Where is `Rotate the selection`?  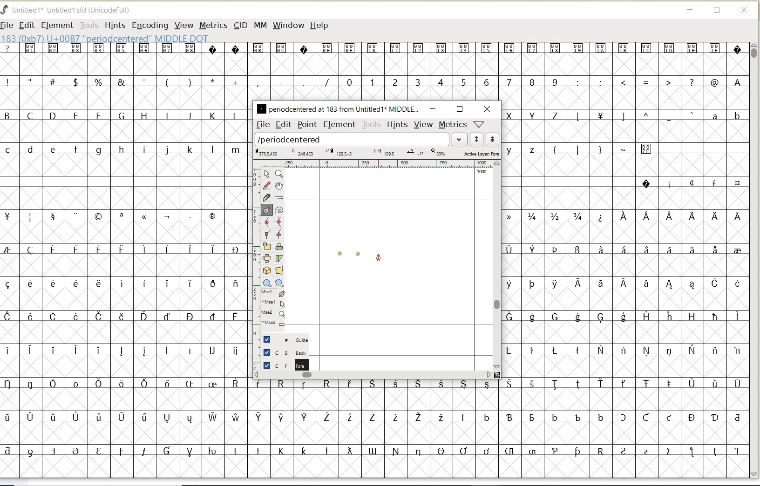 Rotate the selection is located at coordinates (279, 246).